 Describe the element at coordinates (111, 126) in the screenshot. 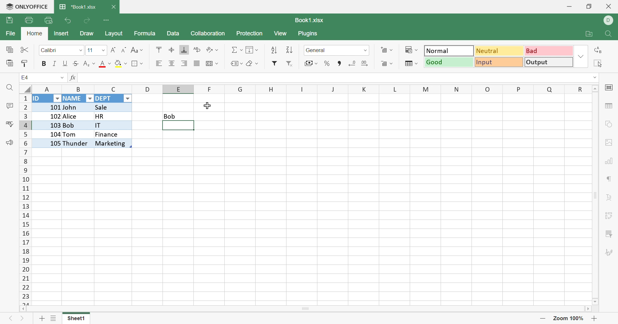

I see `IT` at that location.